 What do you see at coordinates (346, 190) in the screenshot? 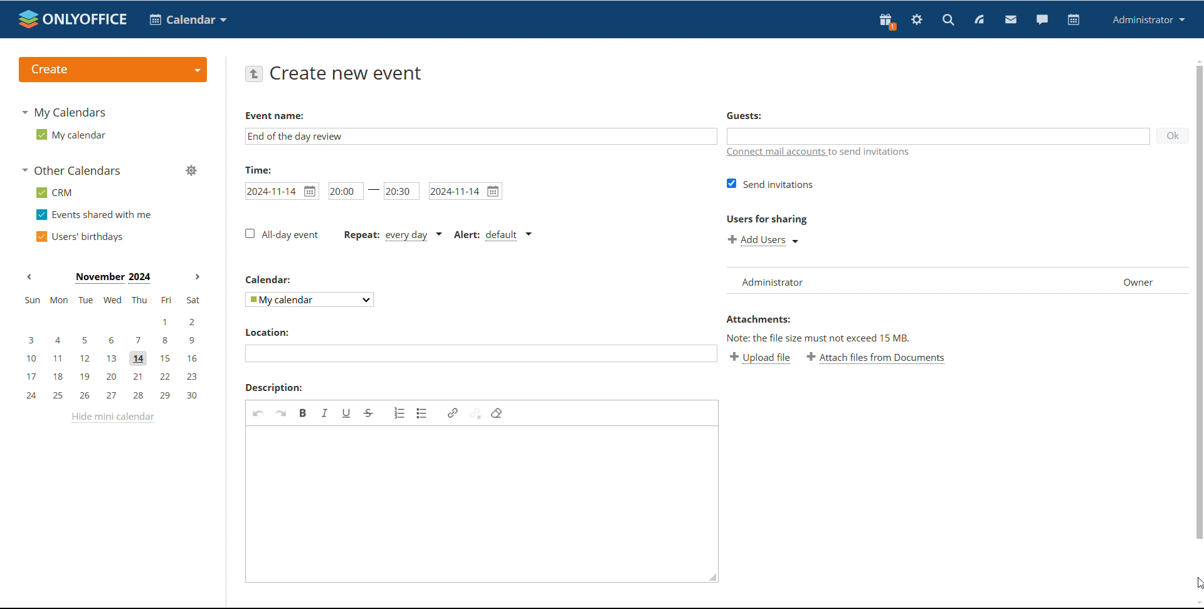
I see `start time set` at bounding box center [346, 190].